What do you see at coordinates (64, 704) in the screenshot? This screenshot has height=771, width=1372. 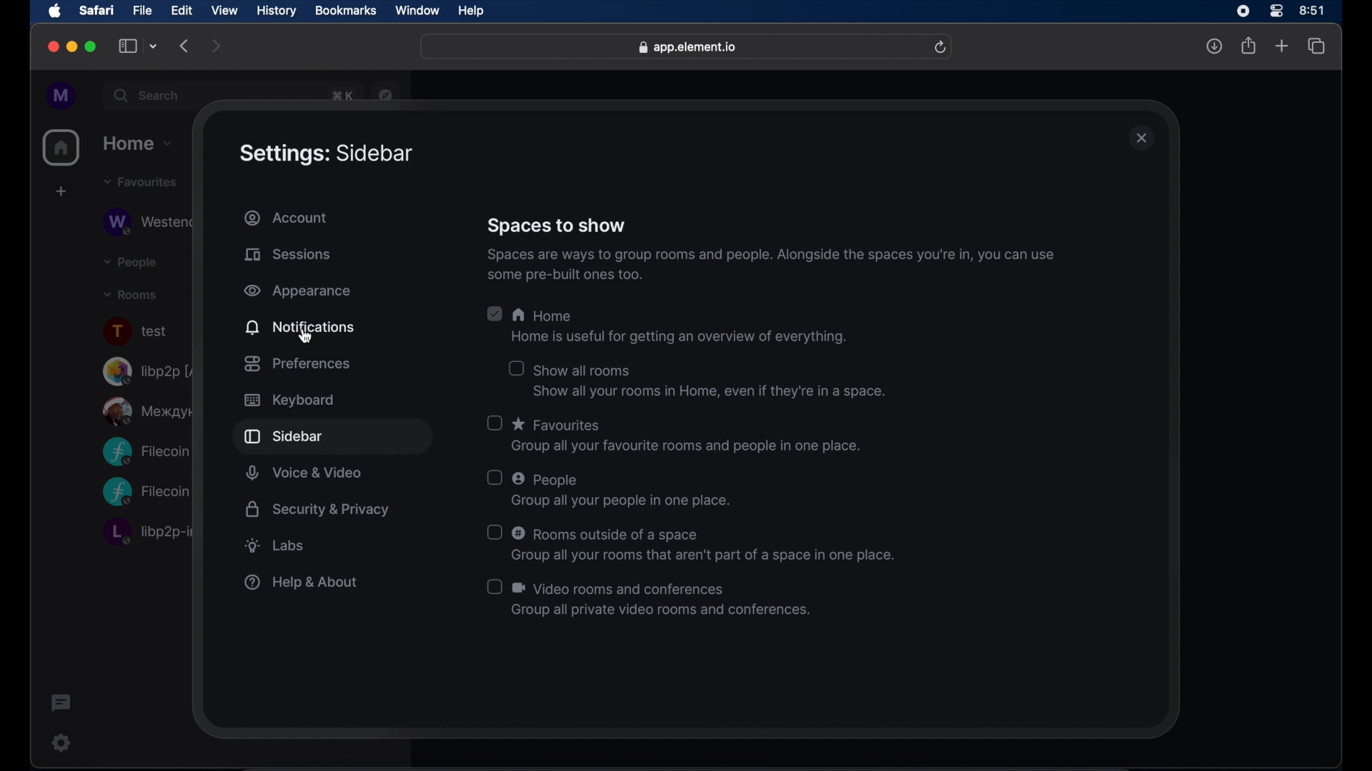 I see `threads` at bounding box center [64, 704].